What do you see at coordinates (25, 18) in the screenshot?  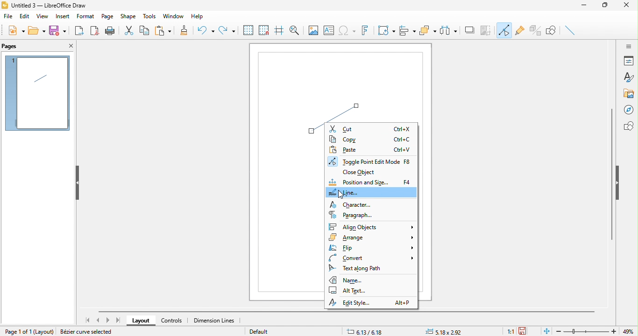 I see `edit` at bounding box center [25, 18].